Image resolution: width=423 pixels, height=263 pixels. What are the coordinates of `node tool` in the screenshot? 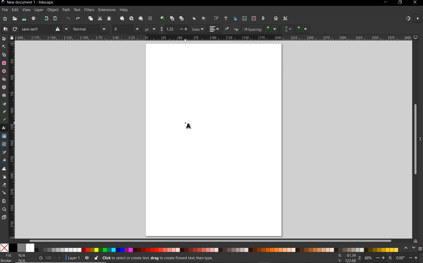 It's located at (4, 47).